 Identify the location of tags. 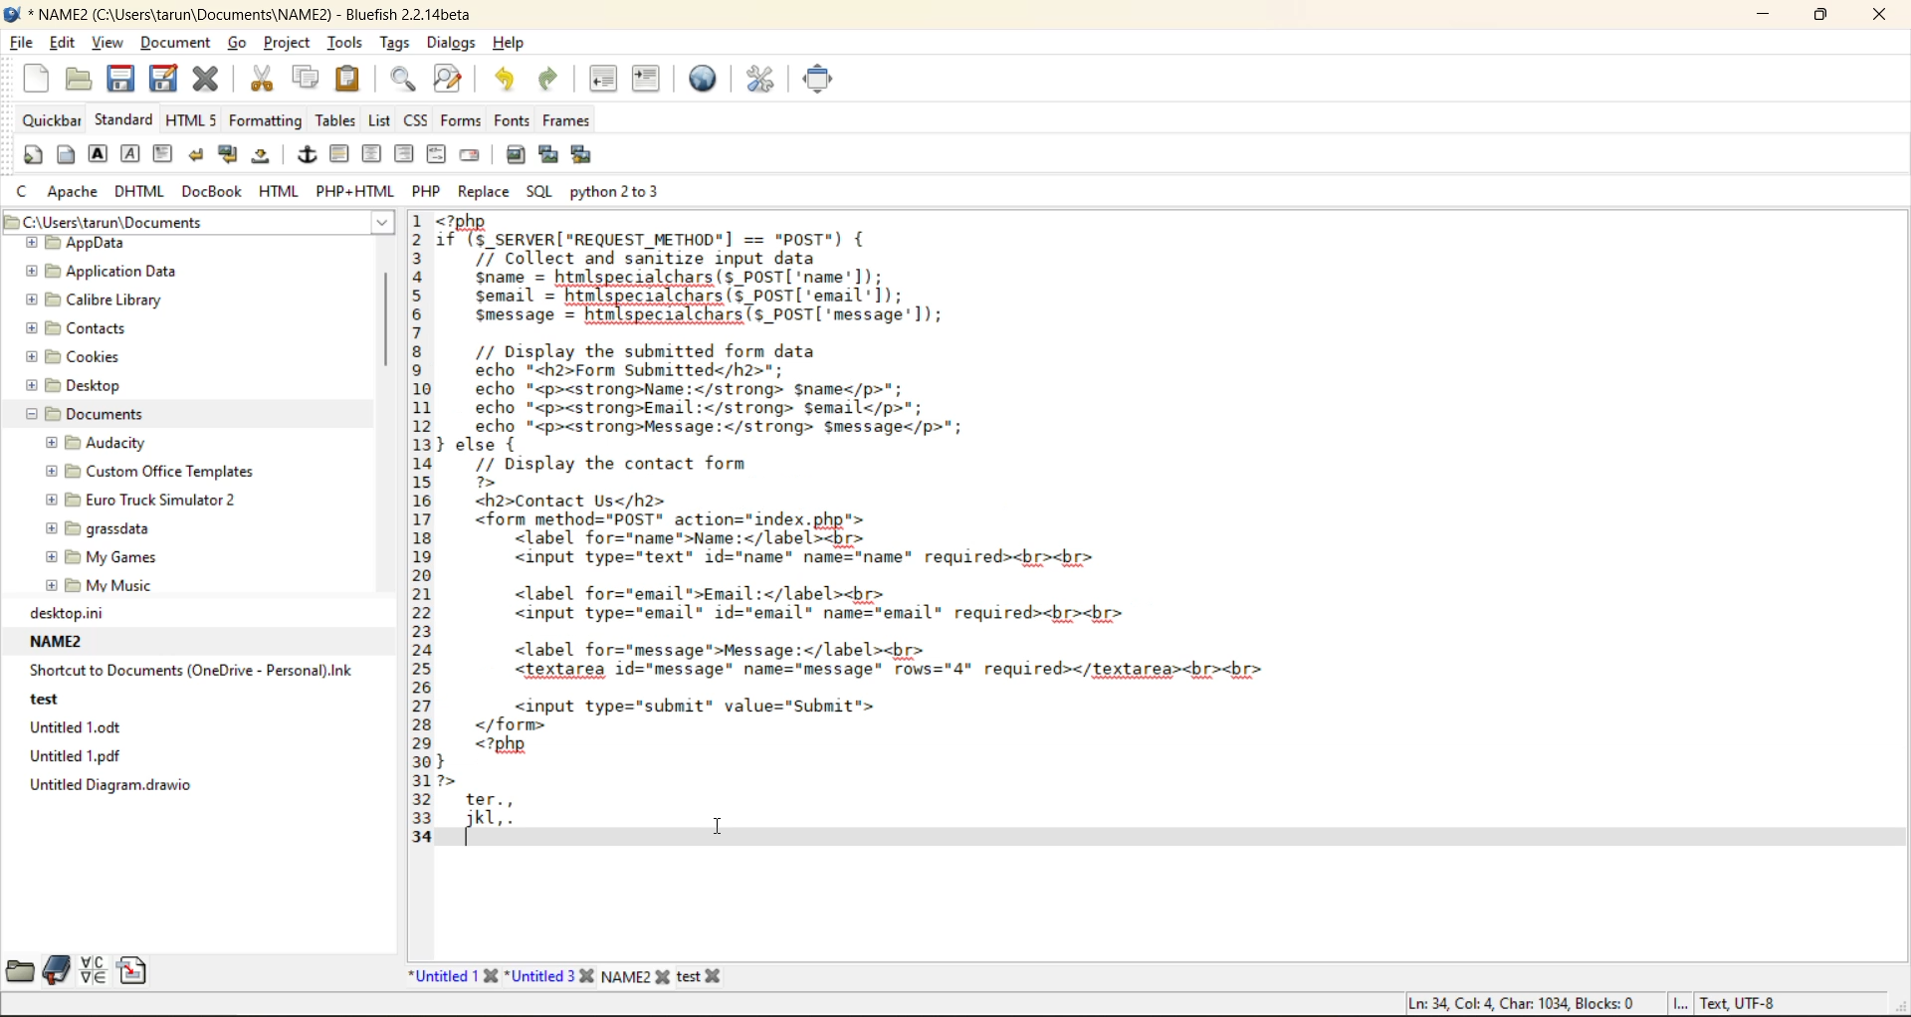
(395, 39).